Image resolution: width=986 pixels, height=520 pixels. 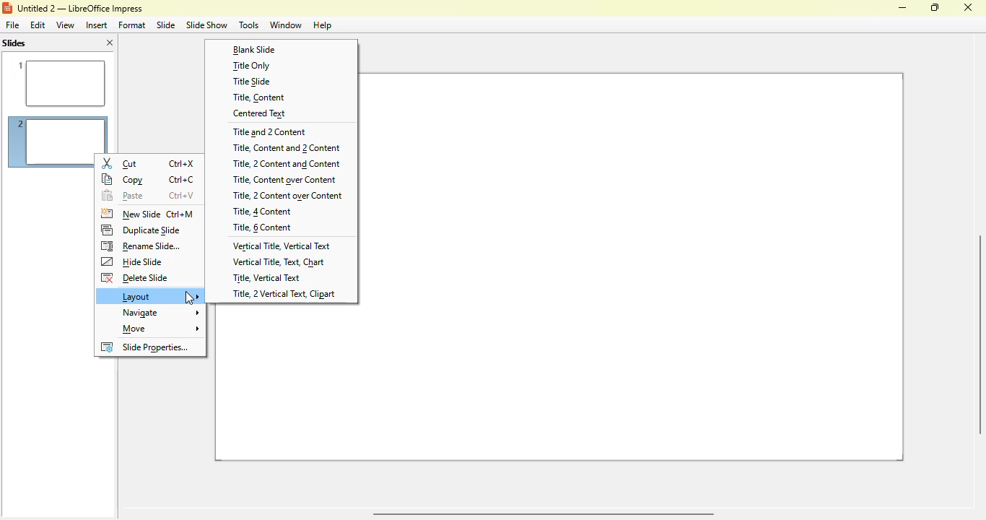 What do you see at coordinates (38, 25) in the screenshot?
I see `edit` at bounding box center [38, 25].